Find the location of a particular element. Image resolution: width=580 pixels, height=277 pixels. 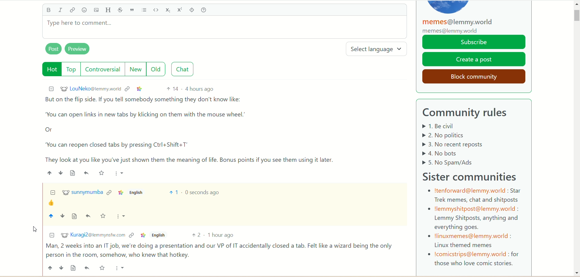

quote is located at coordinates (134, 10).